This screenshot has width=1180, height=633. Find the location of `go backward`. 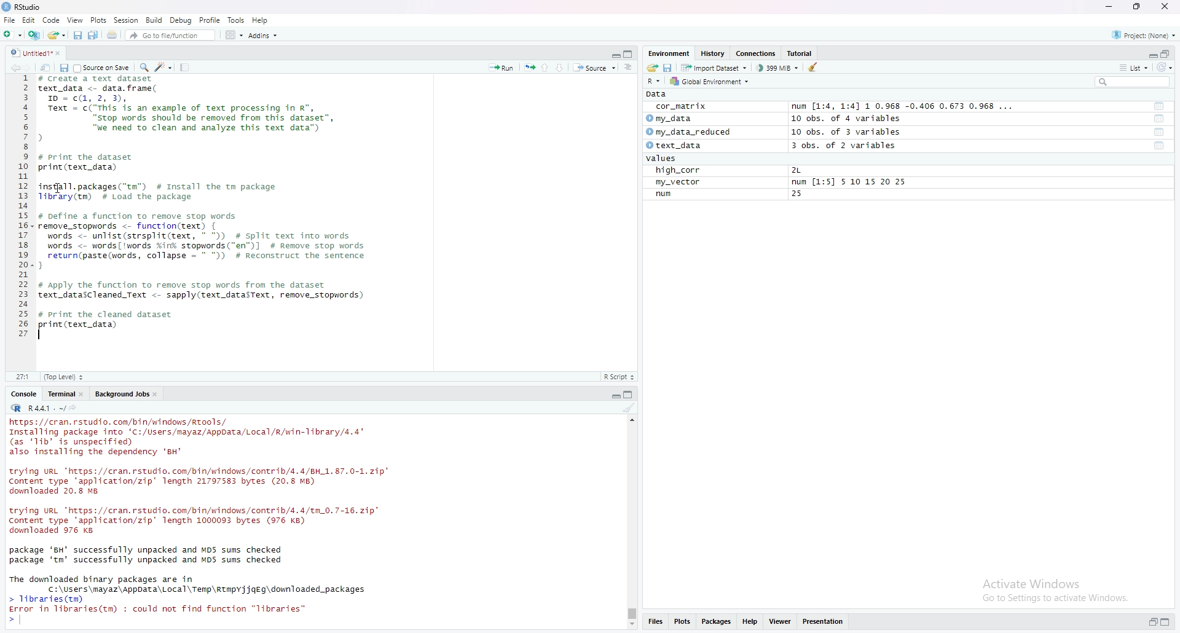

go backward is located at coordinates (14, 68).